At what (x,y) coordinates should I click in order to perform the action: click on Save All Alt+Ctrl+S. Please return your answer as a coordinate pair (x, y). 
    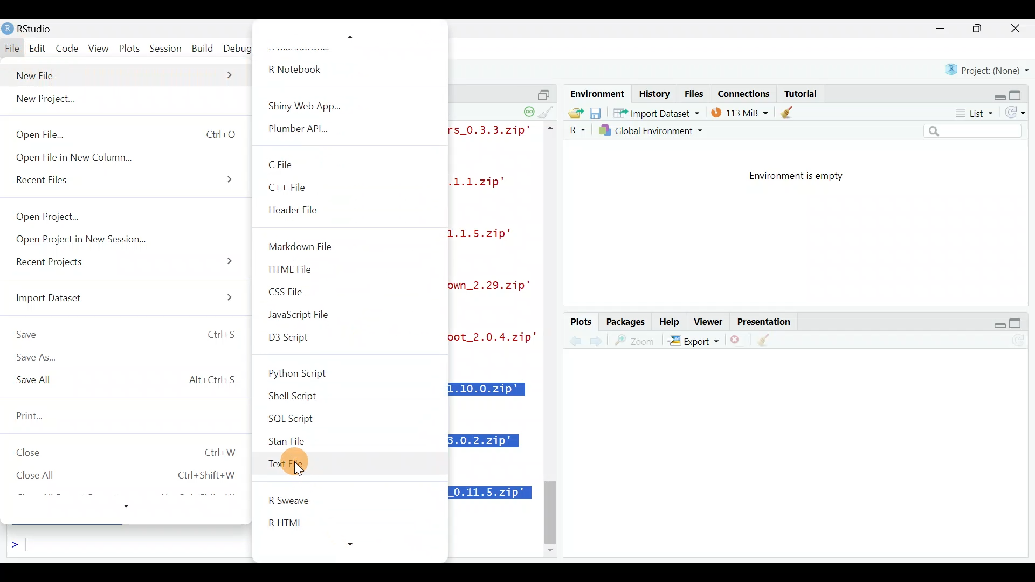
    Looking at the image, I should click on (129, 380).